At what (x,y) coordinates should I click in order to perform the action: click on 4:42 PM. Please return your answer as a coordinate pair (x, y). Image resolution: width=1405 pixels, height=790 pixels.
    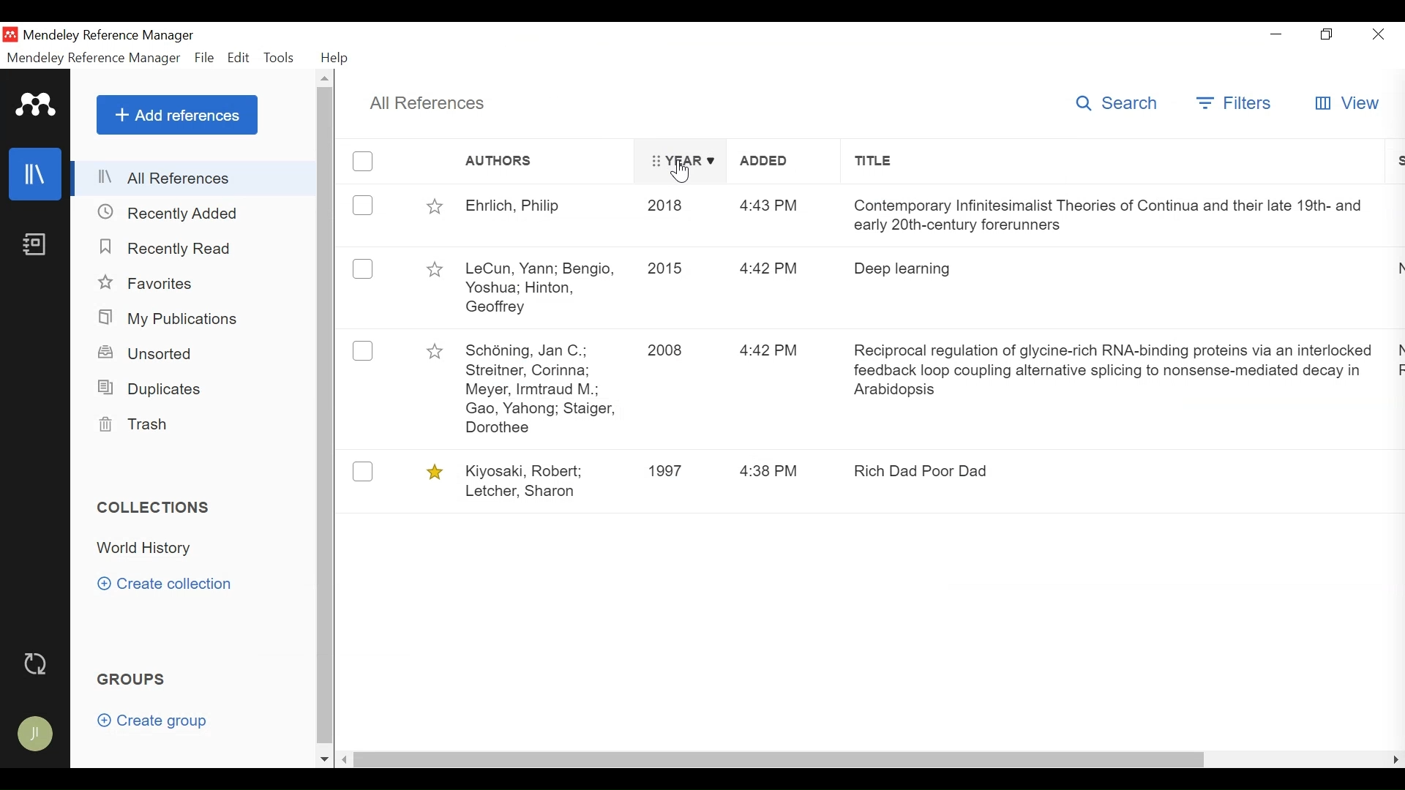
    Looking at the image, I should click on (771, 353).